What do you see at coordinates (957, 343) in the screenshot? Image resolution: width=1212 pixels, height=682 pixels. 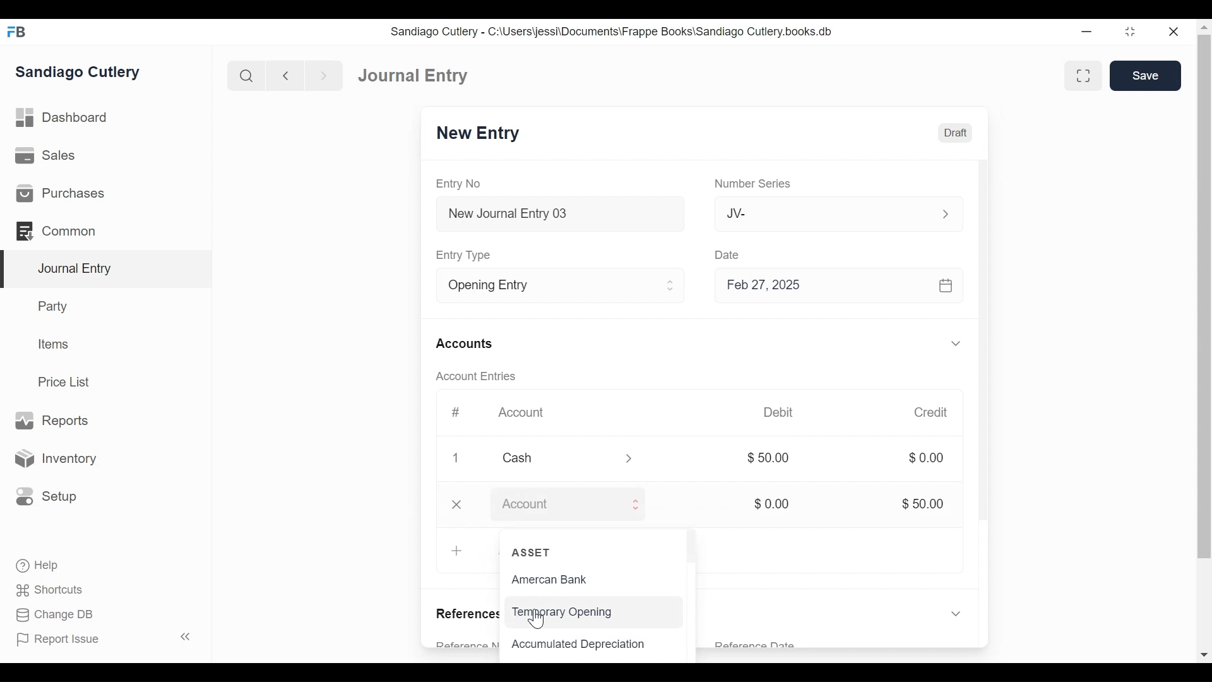 I see `Expand` at bounding box center [957, 343].